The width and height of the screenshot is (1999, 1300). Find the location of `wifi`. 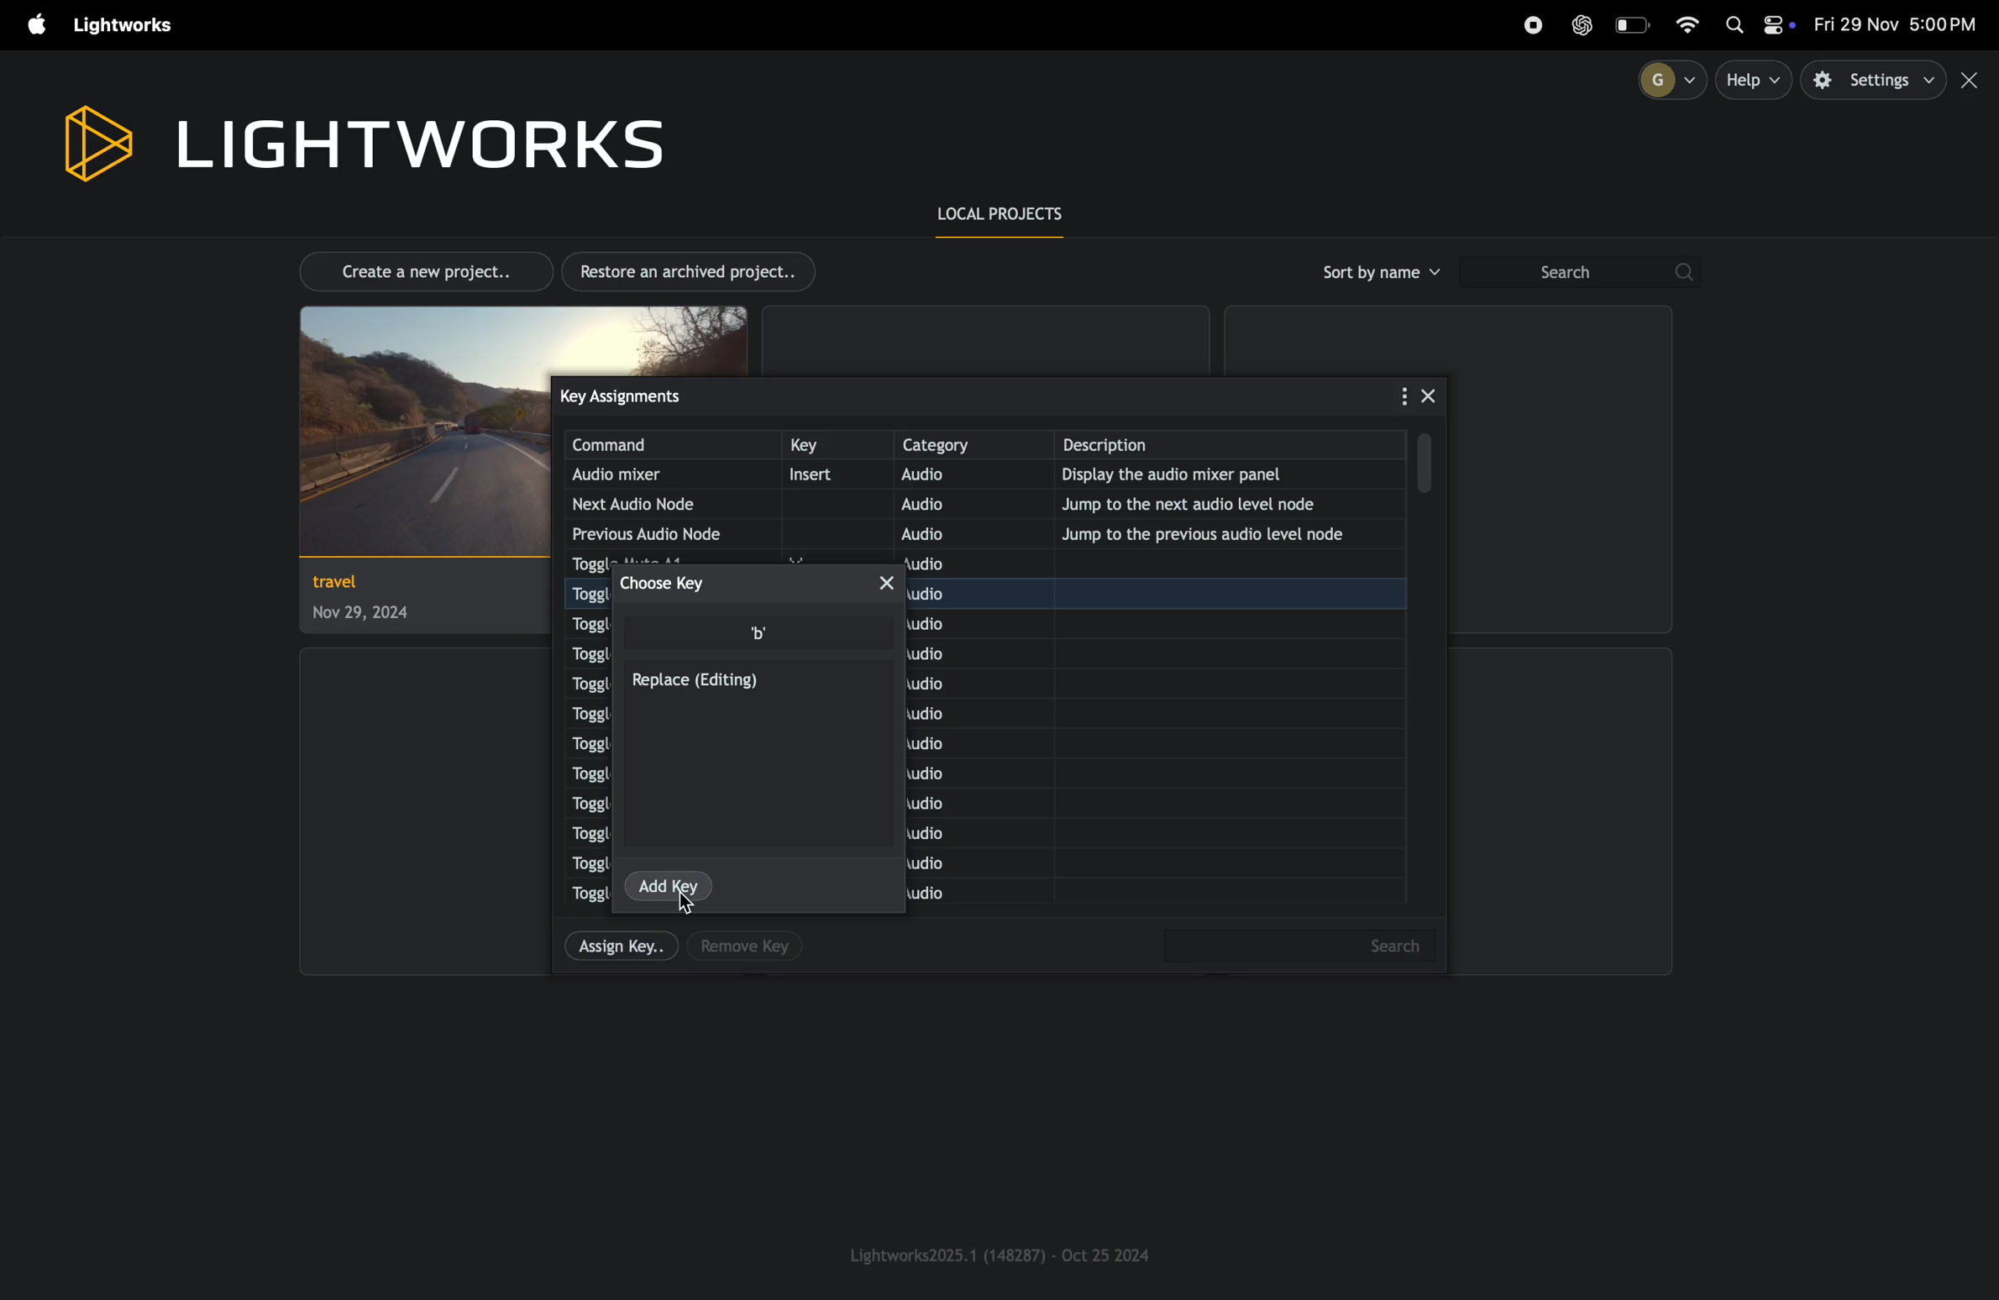

wifi is located at coordinates (1696, 23).